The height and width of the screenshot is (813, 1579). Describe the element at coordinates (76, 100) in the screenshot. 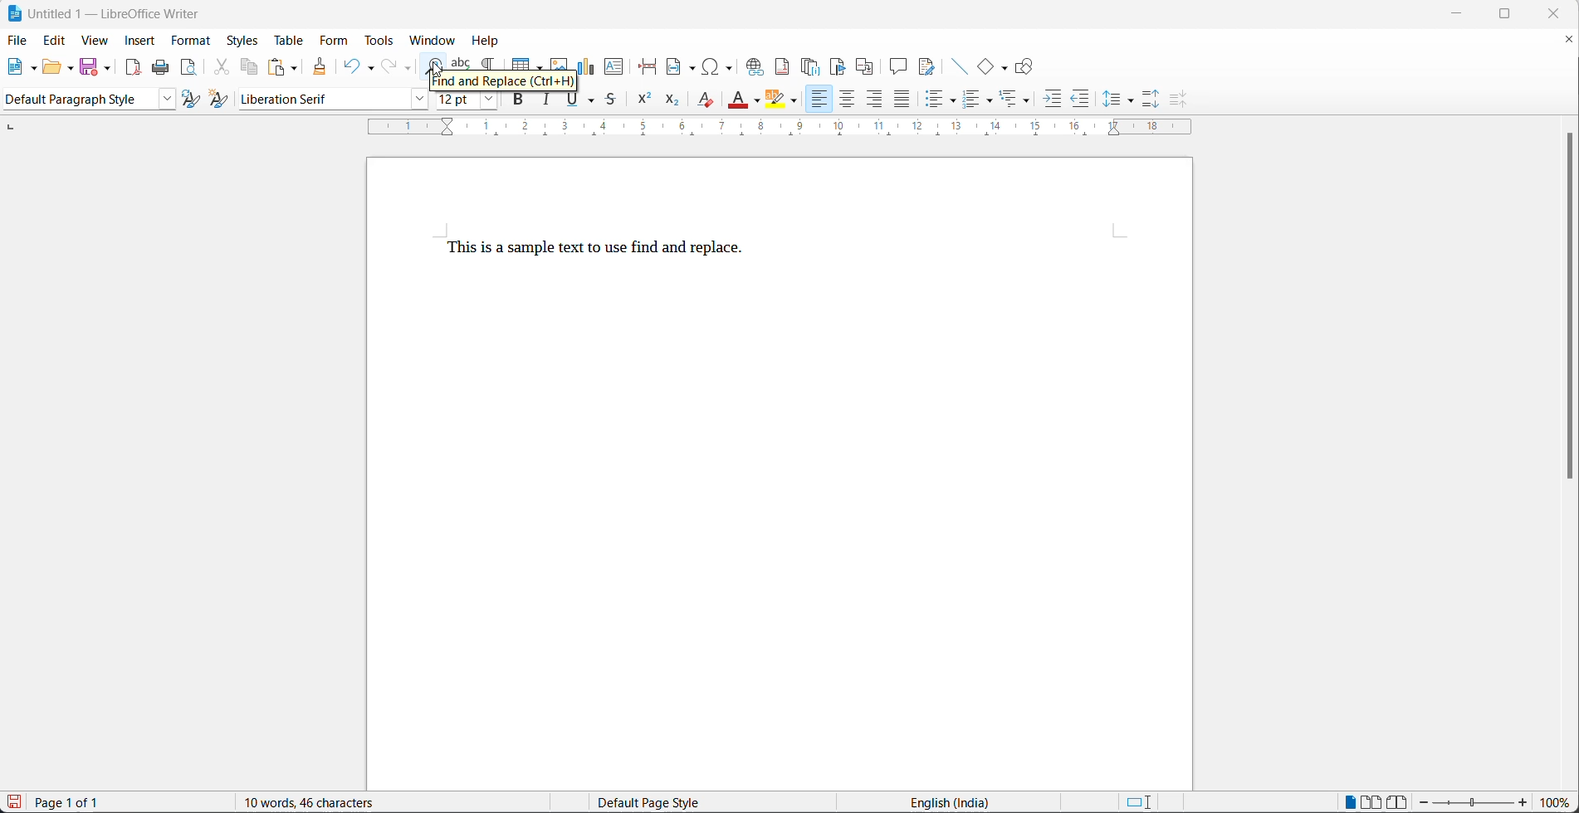

I see `paragraph style` at that location.